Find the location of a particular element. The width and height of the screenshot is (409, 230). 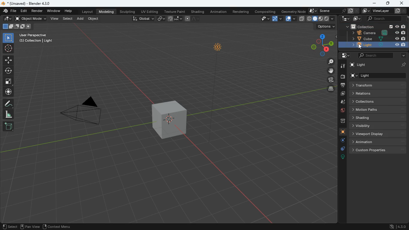

aim is located at coordinates (9, 49).